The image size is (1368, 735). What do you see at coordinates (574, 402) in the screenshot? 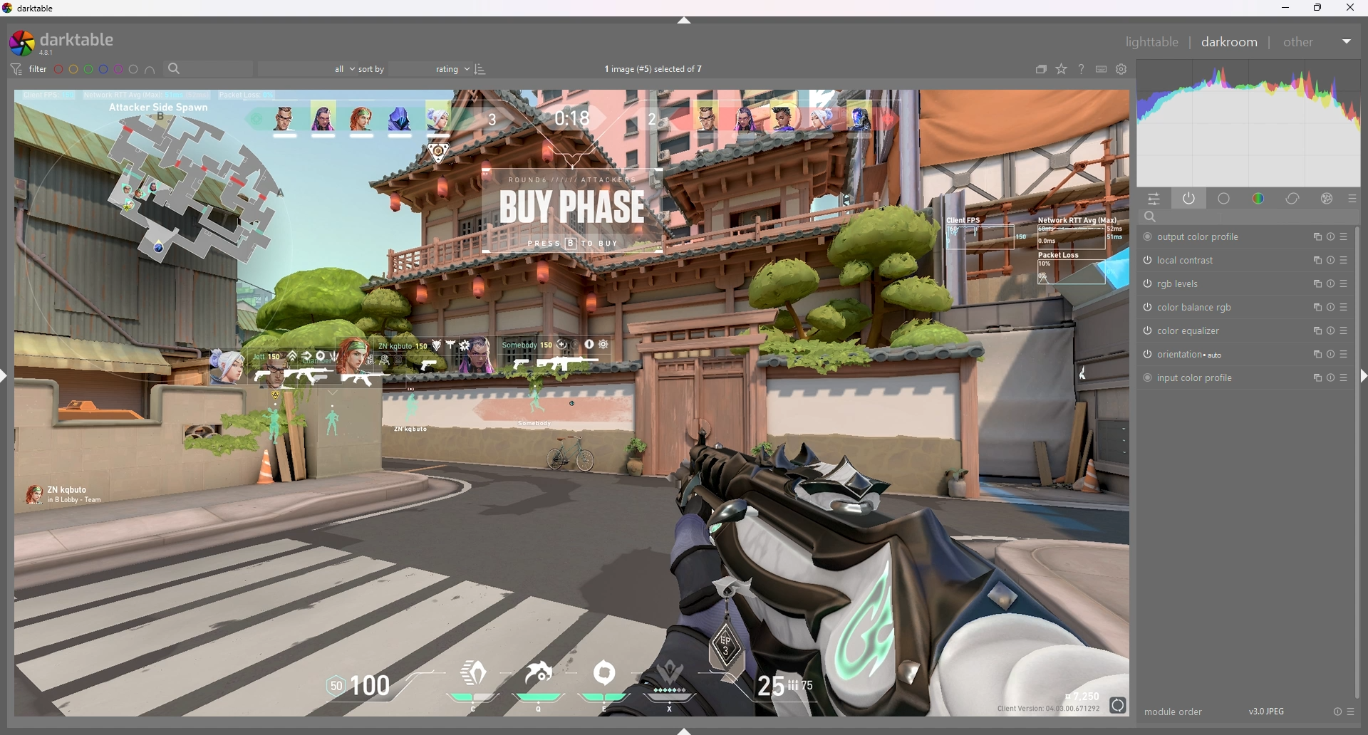
I see `photo` at bounding box center [574, 402].